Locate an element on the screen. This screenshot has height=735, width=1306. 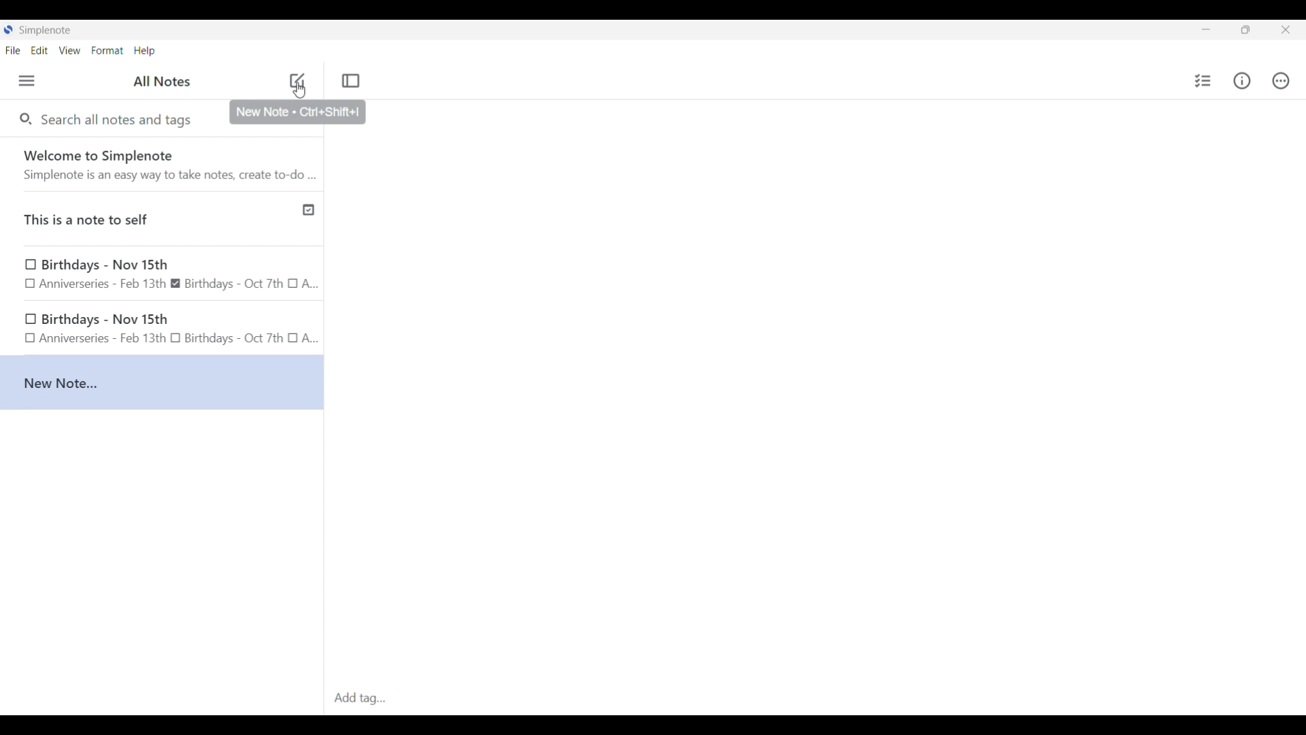
View menu is located at coordinates (70, 50).